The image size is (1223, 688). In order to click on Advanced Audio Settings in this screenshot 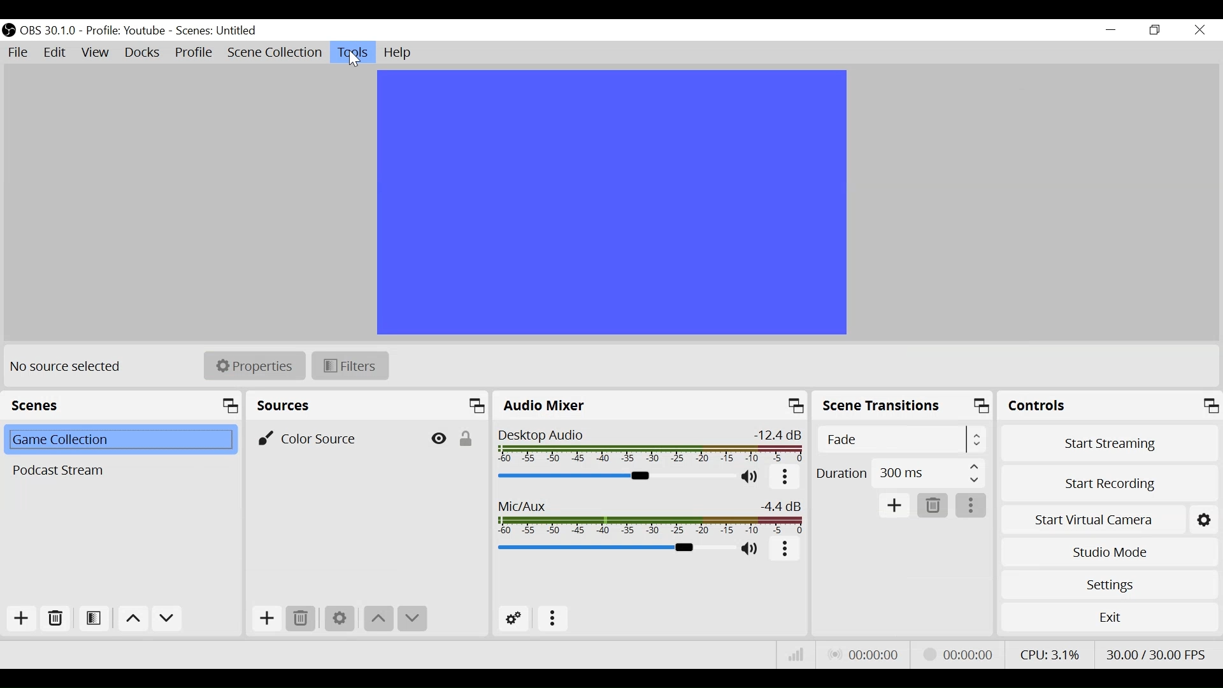, I will do `click(511, 619)`.